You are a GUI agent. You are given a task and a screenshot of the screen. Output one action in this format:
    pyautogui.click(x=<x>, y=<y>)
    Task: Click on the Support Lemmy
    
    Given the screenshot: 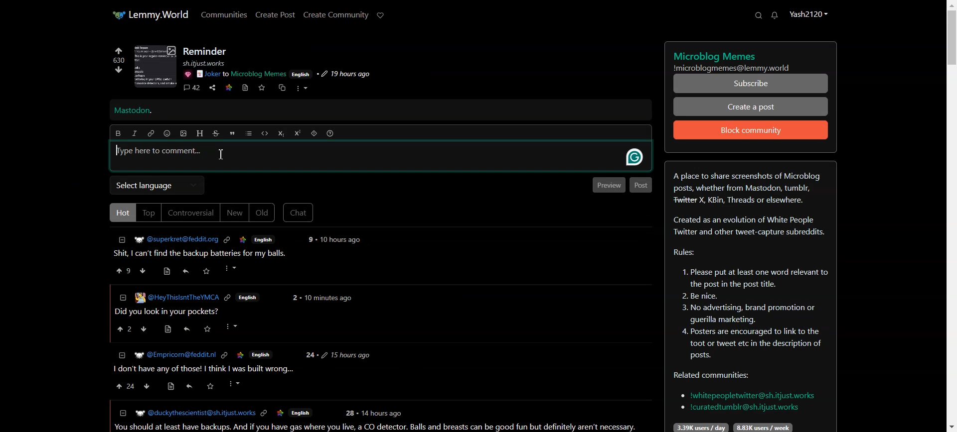 What is the action you would take?
    pyautogui.click(x=381, y=15)
    